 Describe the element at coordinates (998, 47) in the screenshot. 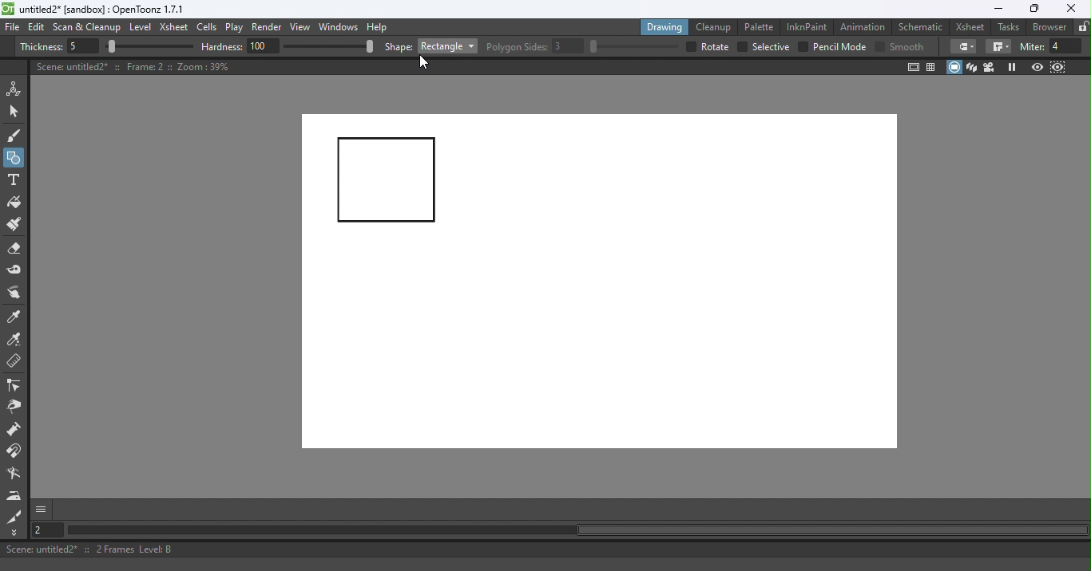

I see `Border corners` at that location.